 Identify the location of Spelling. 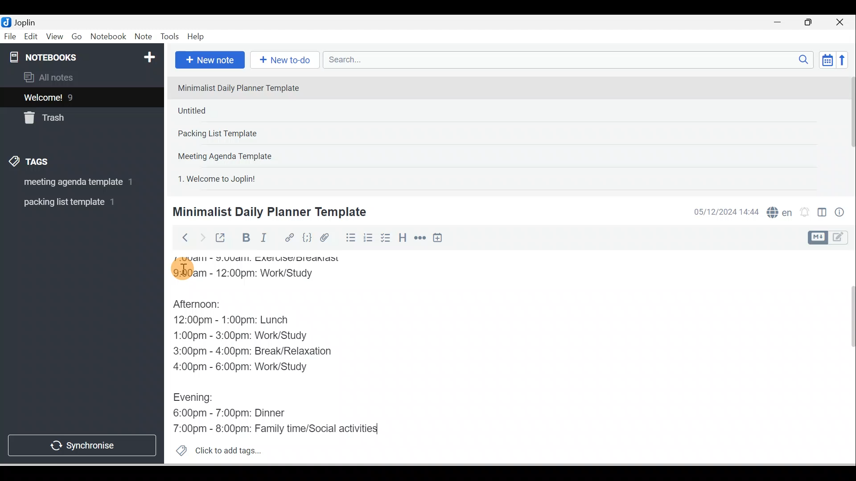
(778, 211).